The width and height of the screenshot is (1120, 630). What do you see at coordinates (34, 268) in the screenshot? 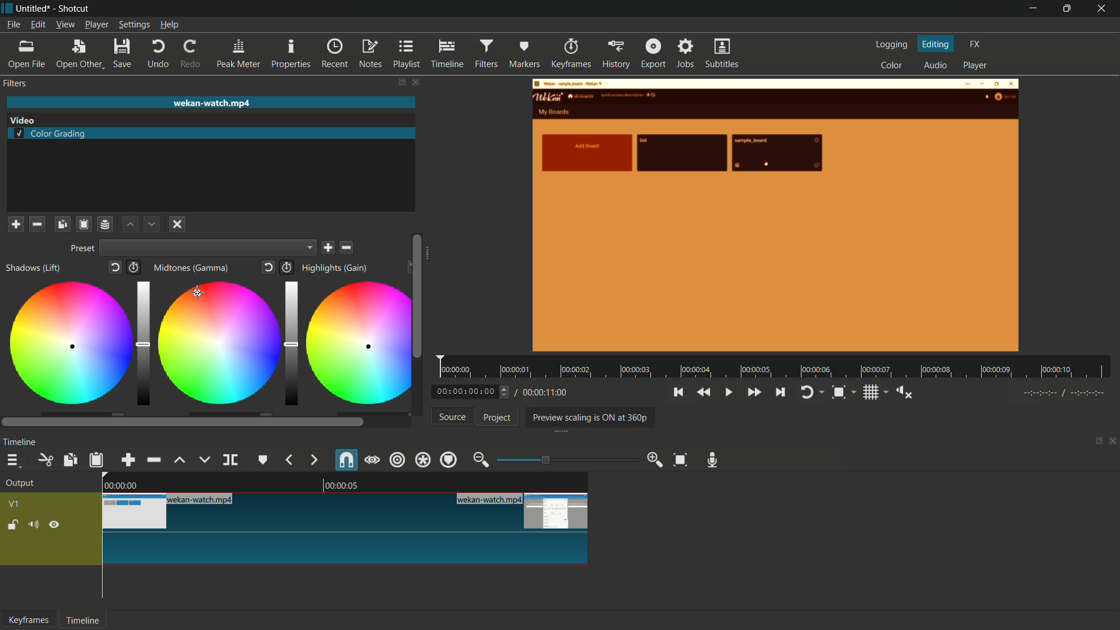
I see `shadows(lift)` at bounding box center [34, 268].